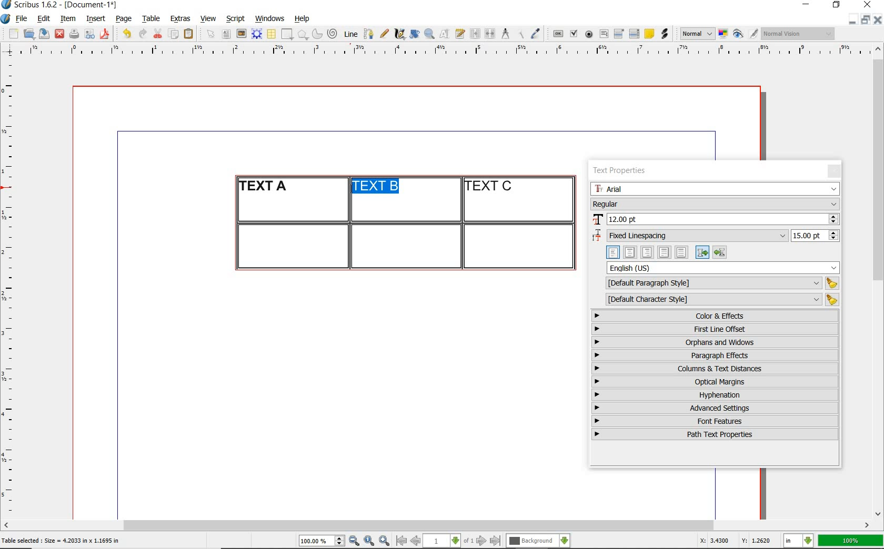  I want to click on eye dropper, so click(535, 35).